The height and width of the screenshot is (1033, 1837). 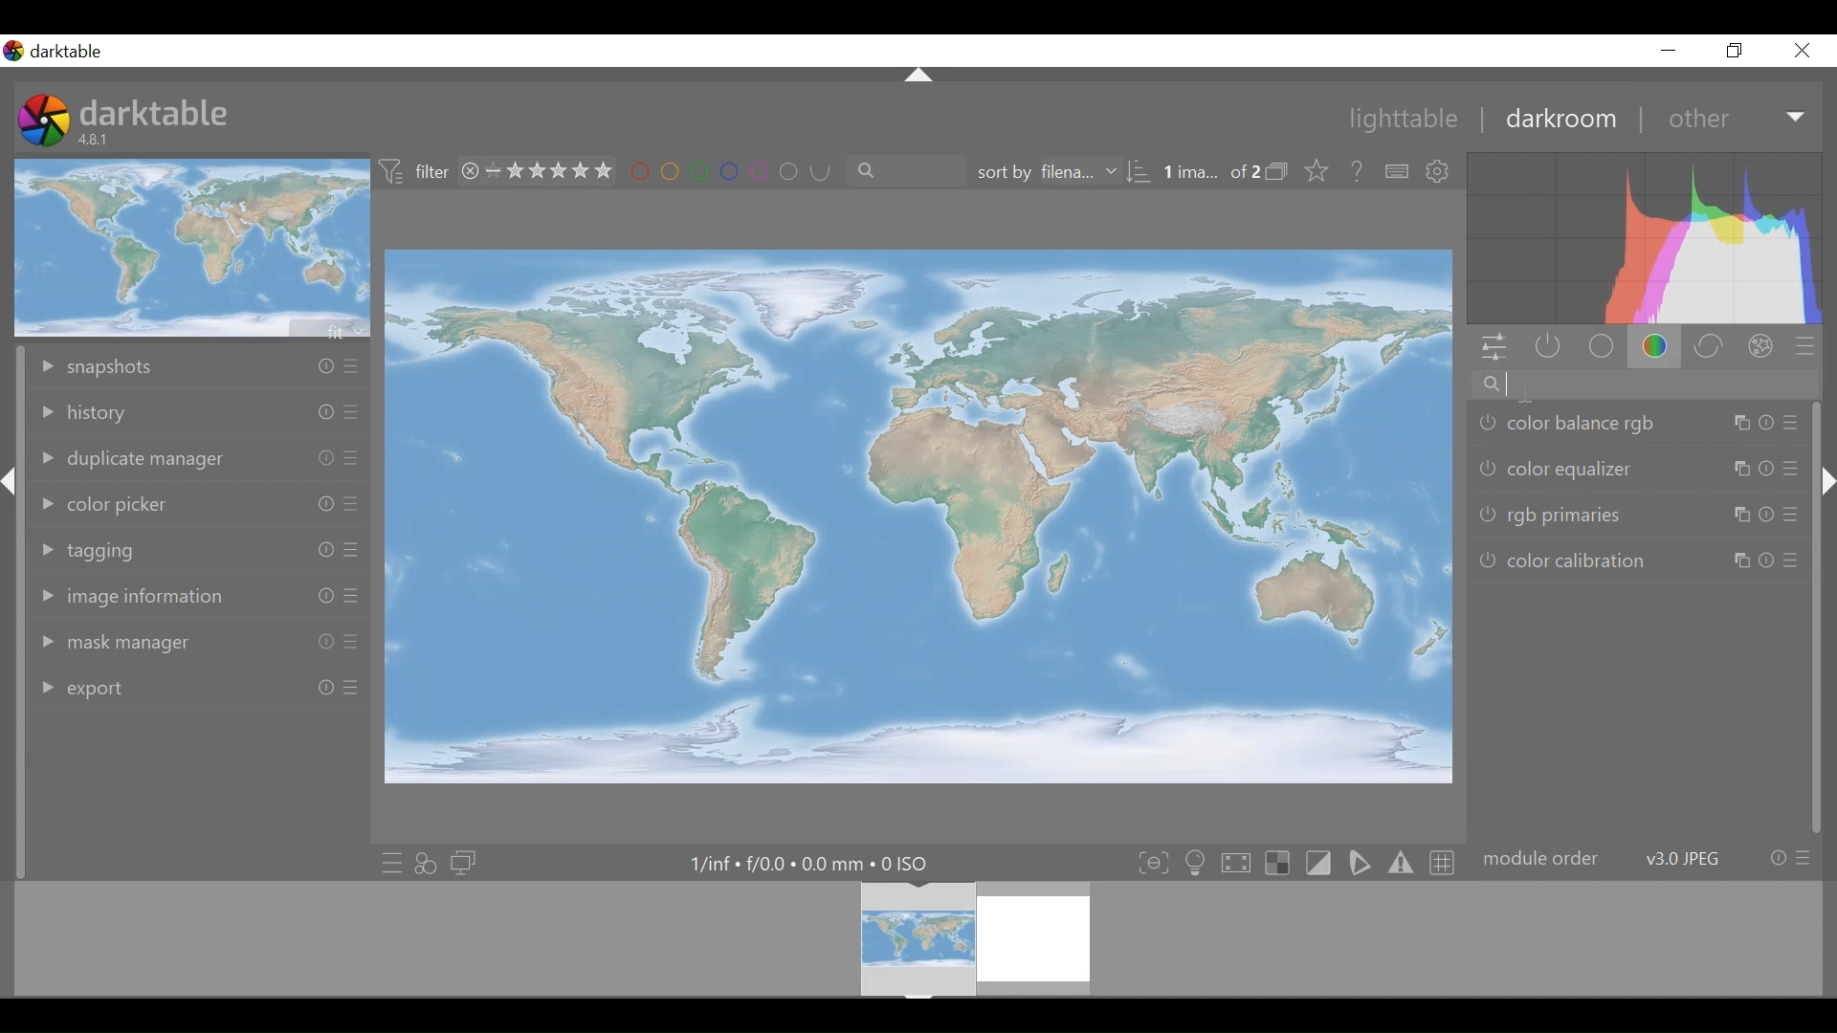 I want to click on Minimize, so click(x=1669, y=50).